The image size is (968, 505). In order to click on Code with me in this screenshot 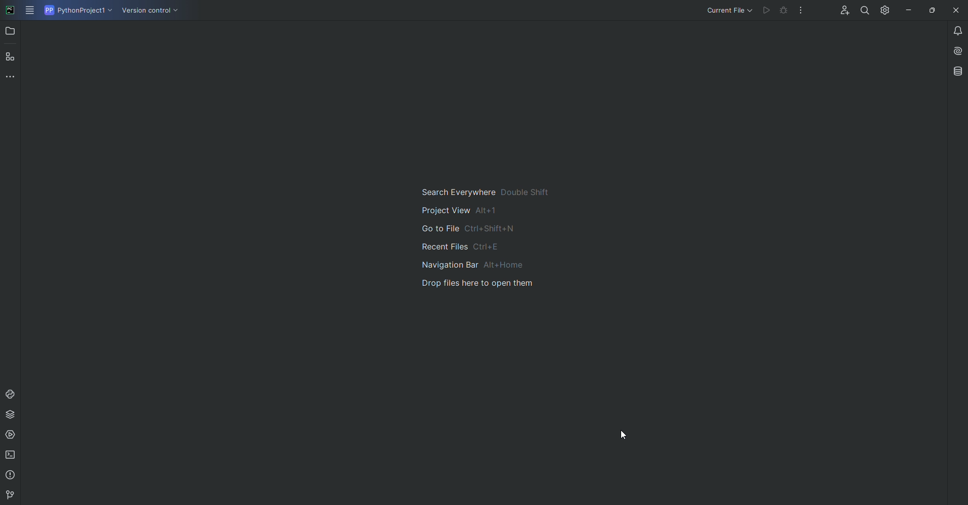, I will do `click(842, 11)`.